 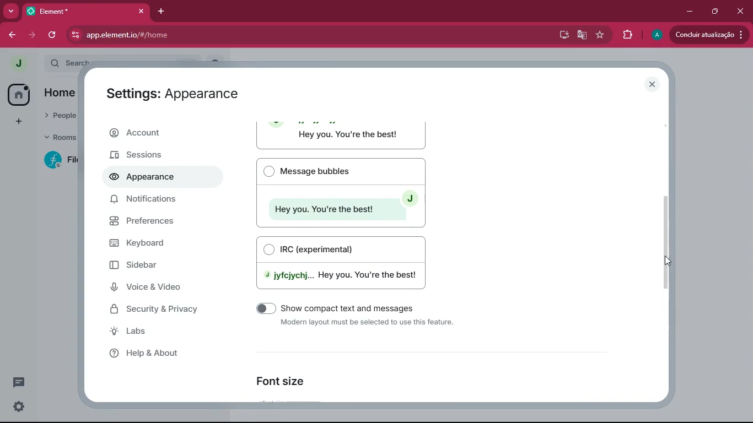 I want to click on app.elementio/#/home, so click(x=241, y=35).